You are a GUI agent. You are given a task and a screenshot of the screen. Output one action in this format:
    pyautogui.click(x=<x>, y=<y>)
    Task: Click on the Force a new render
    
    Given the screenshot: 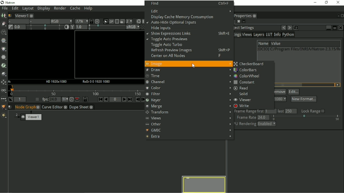 What is the action you would take?
    pyautogui.click(x=138, y=21)
    